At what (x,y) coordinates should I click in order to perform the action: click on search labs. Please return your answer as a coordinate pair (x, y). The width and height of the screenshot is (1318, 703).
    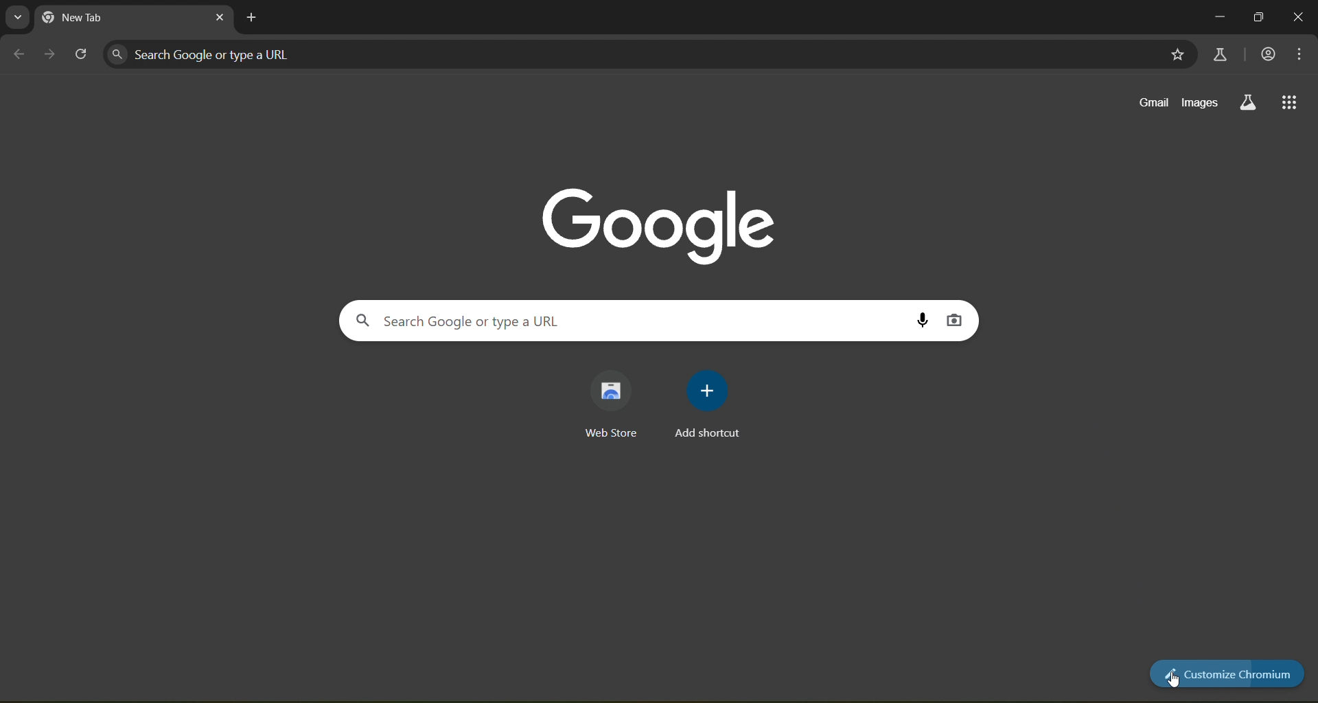
    Looking at the image, I should click on (1218, 54).